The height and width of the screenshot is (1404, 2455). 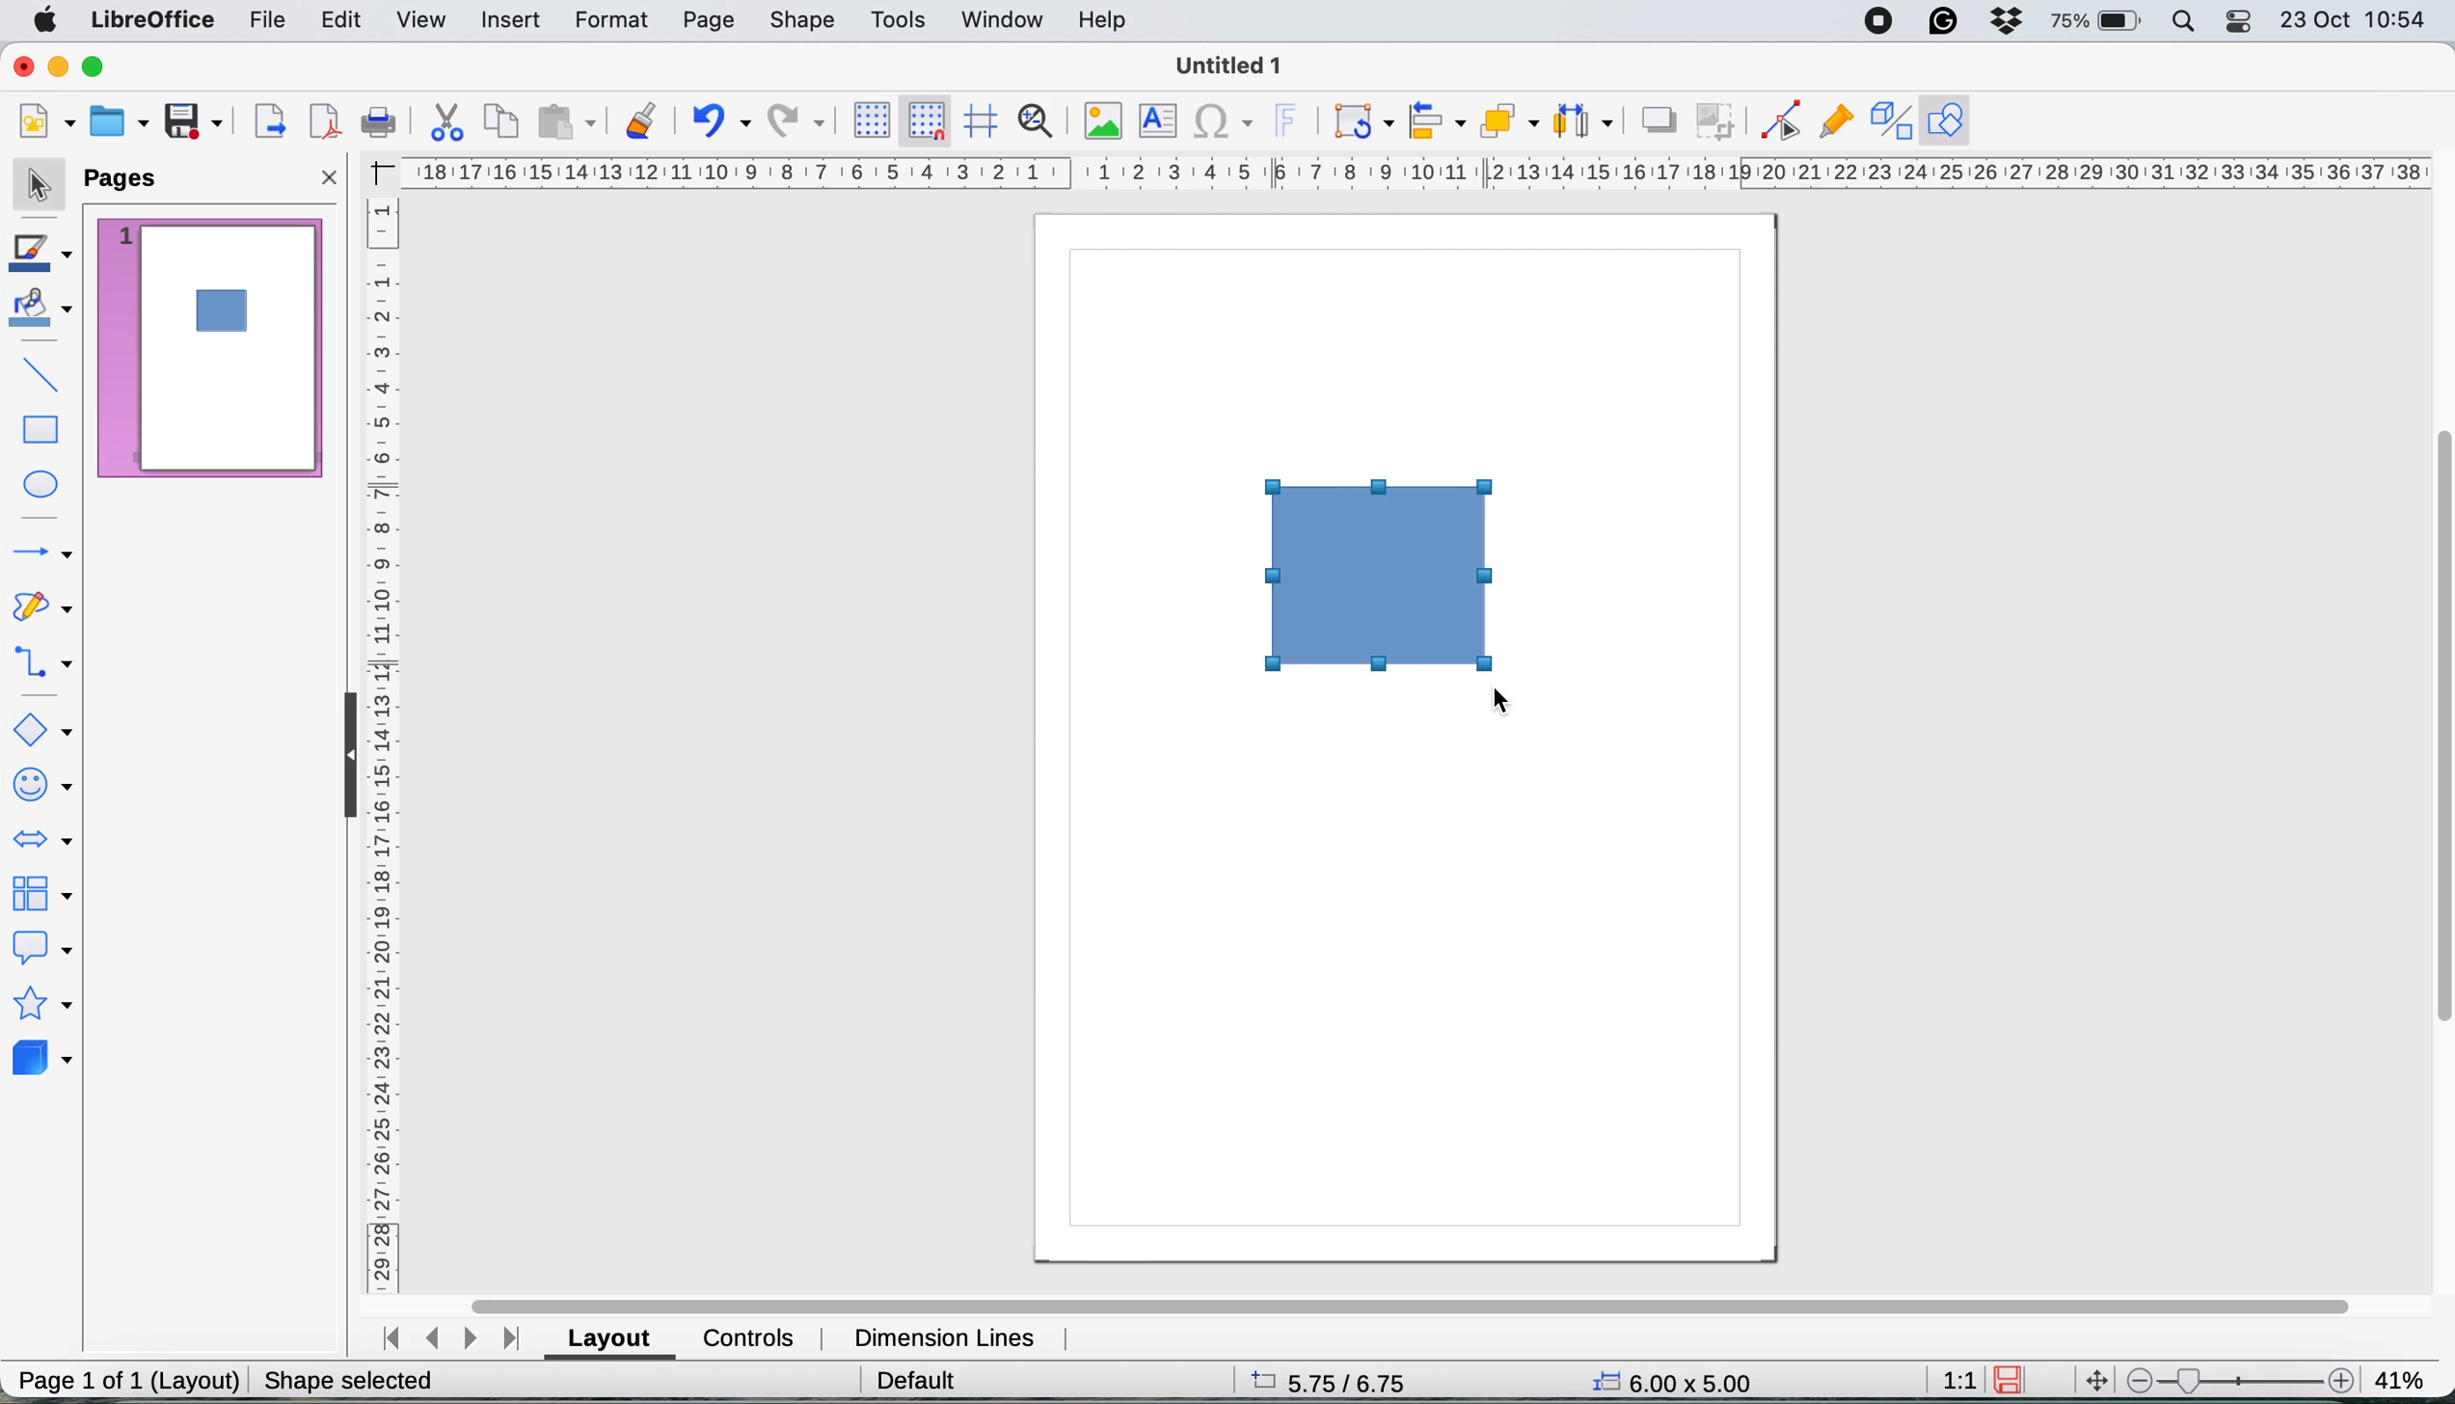 What do you see at coordinates (1224, 125) in the screenshot?
I see `insert special characters` at bounding box center [1224, 125].